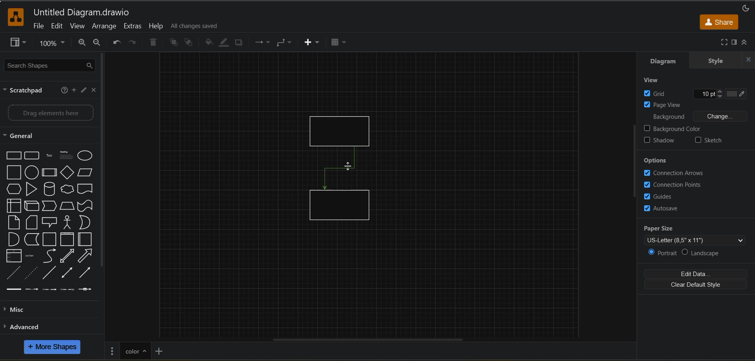 The height and width of the screenshot is (361, 755). I want to click on file name and app title, so click(81, 13).